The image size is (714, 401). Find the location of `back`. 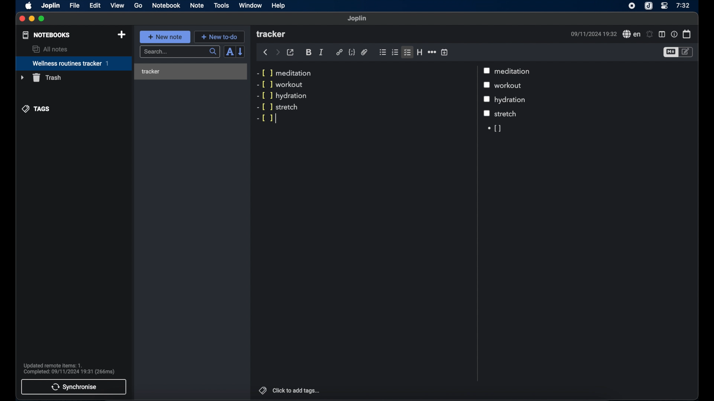

back is located at coordinates (265, 52).